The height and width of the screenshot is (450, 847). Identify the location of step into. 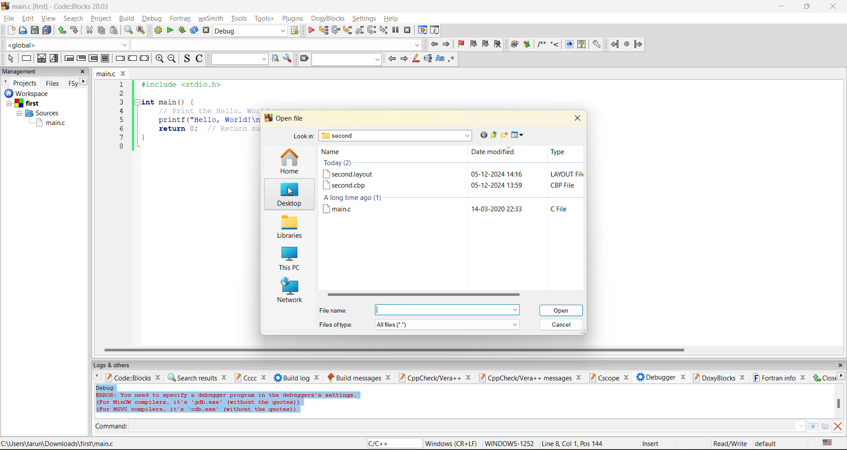
(347, 30).